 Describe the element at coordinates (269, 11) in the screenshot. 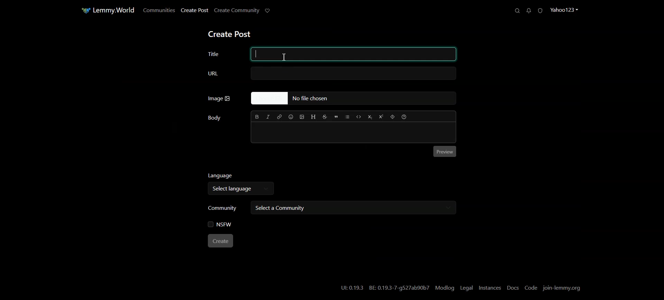

I see `Support Limmy` at that location.